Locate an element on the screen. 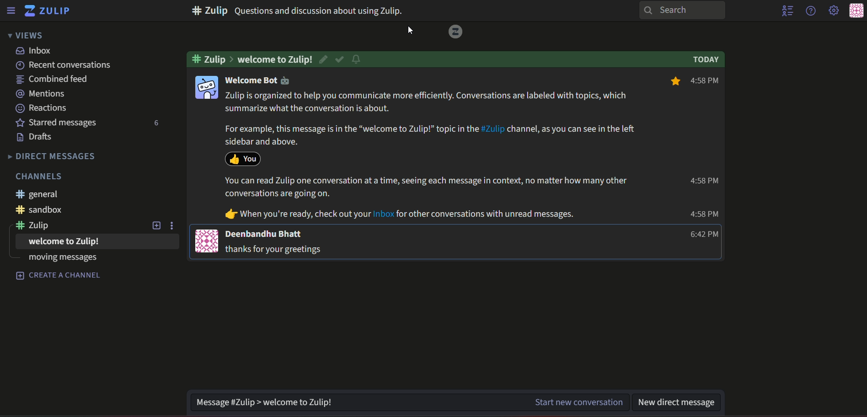 Image resolution: width=867 pixels, height=417 pixels. Starred Messages is located at coordinates (59, 123).